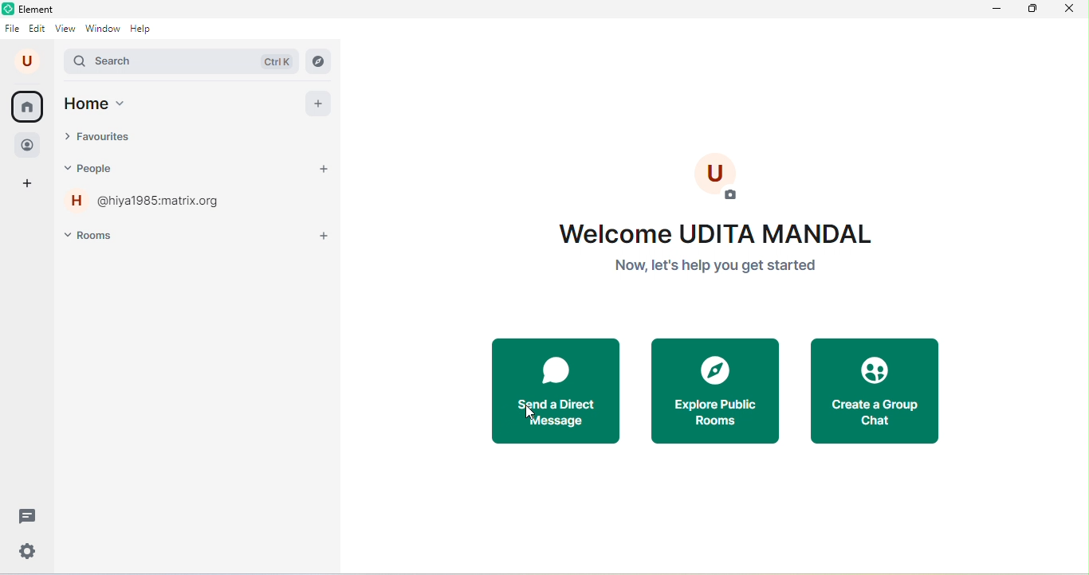 The image size is (1089, 575). What do you see at coordinates (98, 234) in the screenshot?
I see `rooms` at bounding box center [98, 234].